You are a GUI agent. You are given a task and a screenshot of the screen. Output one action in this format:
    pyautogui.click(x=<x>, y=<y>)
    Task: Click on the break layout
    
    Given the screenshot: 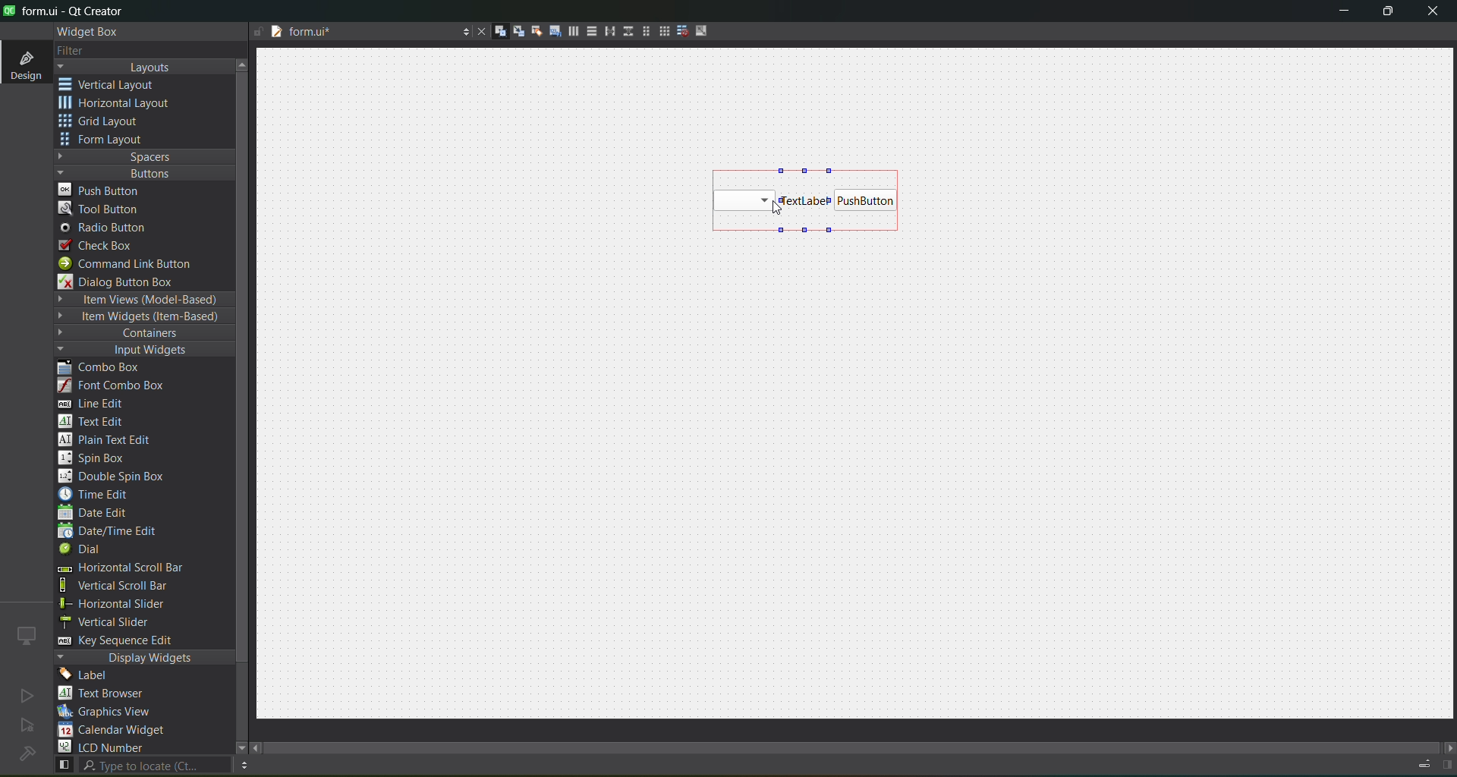 What is the action you would take?
    pyautogui.click(x=678, y=32)
    